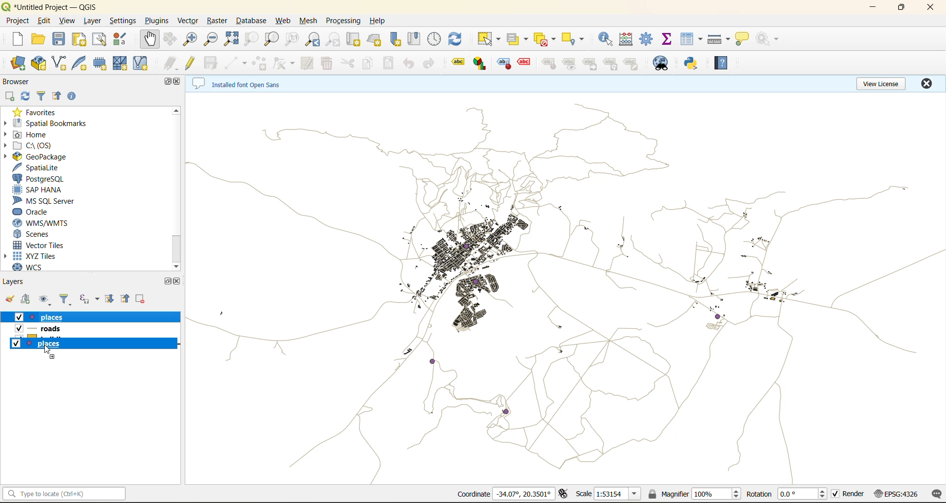 This screenshot has height=503, width=946. What do you see at coordinates (46, 201) in the screenshot?
I see `ms sql server` at bounding box center [46, 201].